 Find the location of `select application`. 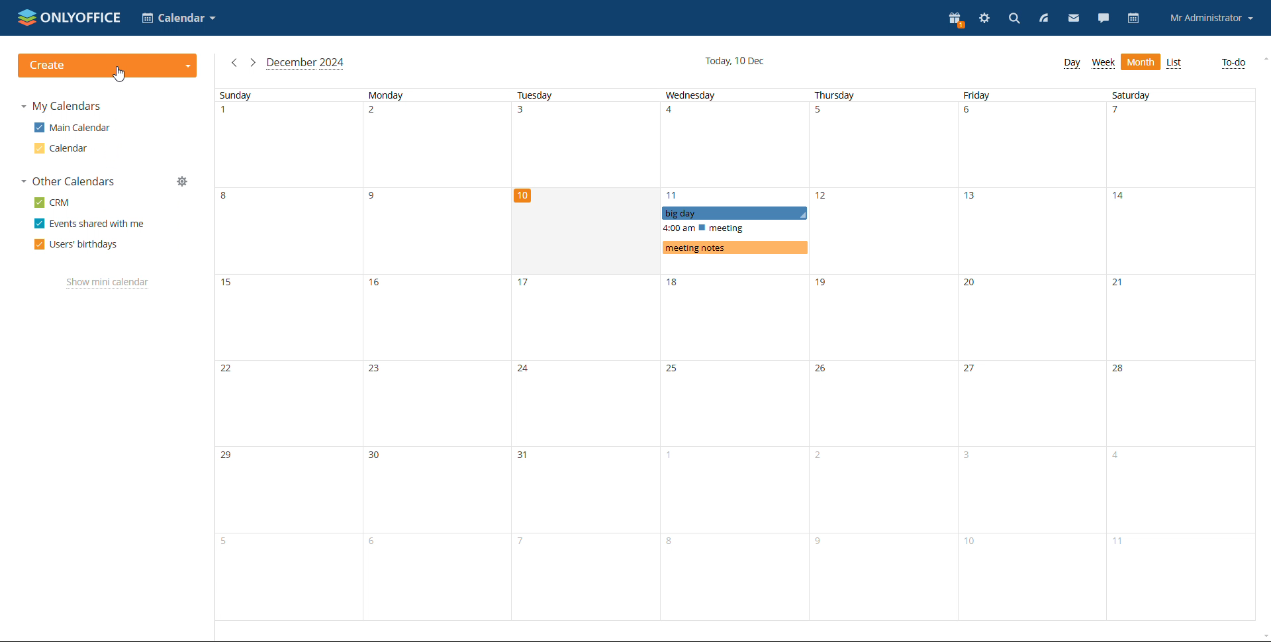

select application is located at coordinates (179, 18).